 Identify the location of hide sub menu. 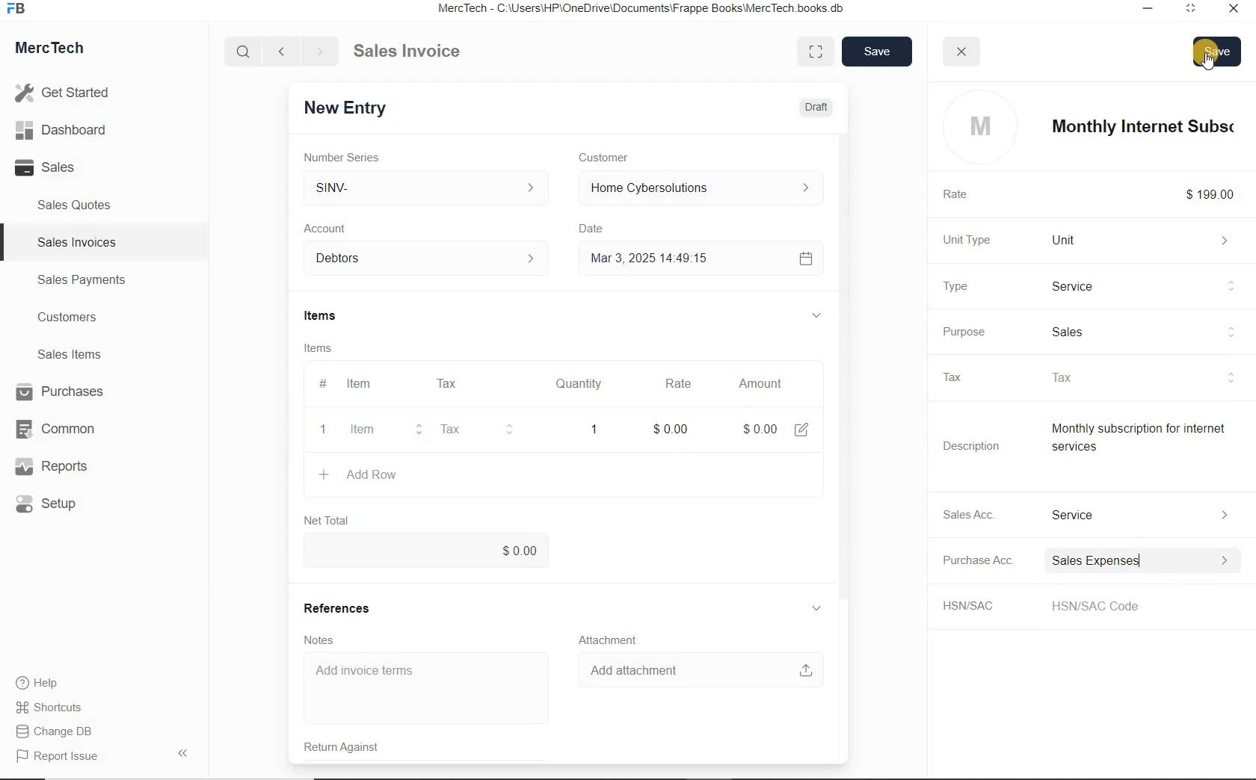
(816, 316).